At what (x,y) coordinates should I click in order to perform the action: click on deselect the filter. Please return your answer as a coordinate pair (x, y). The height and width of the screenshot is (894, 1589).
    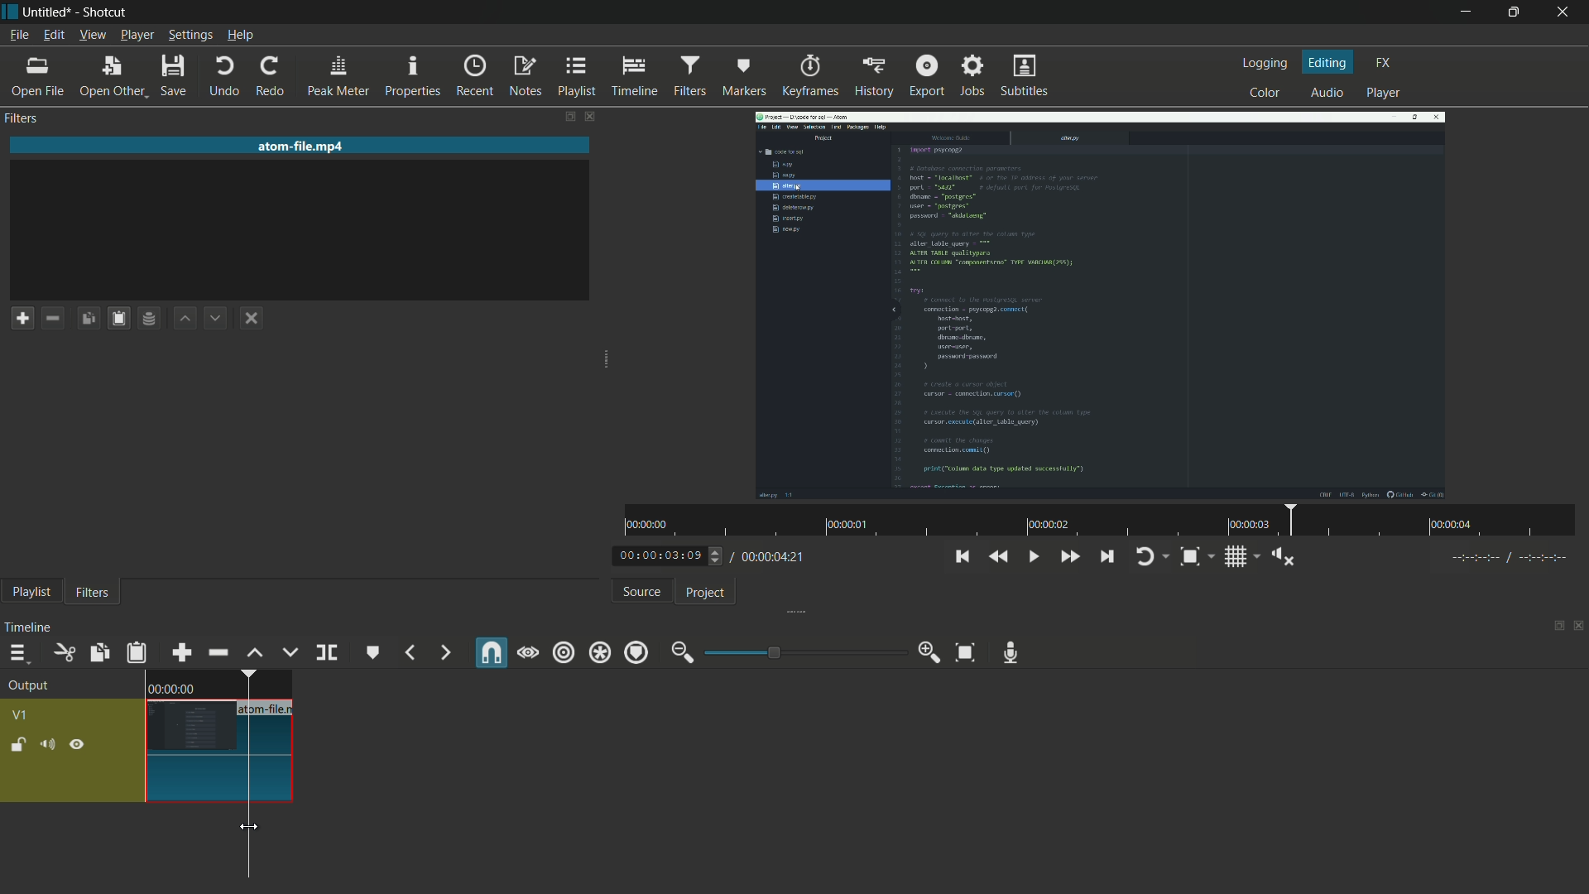
    Looking at the image, I should click on (252, 320).